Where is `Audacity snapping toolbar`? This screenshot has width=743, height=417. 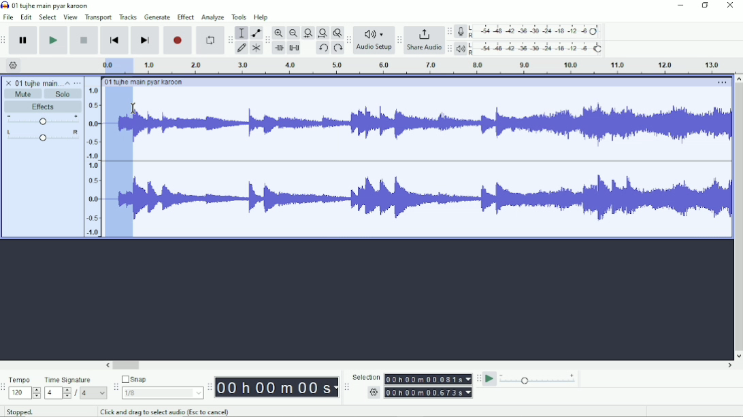
Audacity snapping toolbar is located at coordinates (115, 386).